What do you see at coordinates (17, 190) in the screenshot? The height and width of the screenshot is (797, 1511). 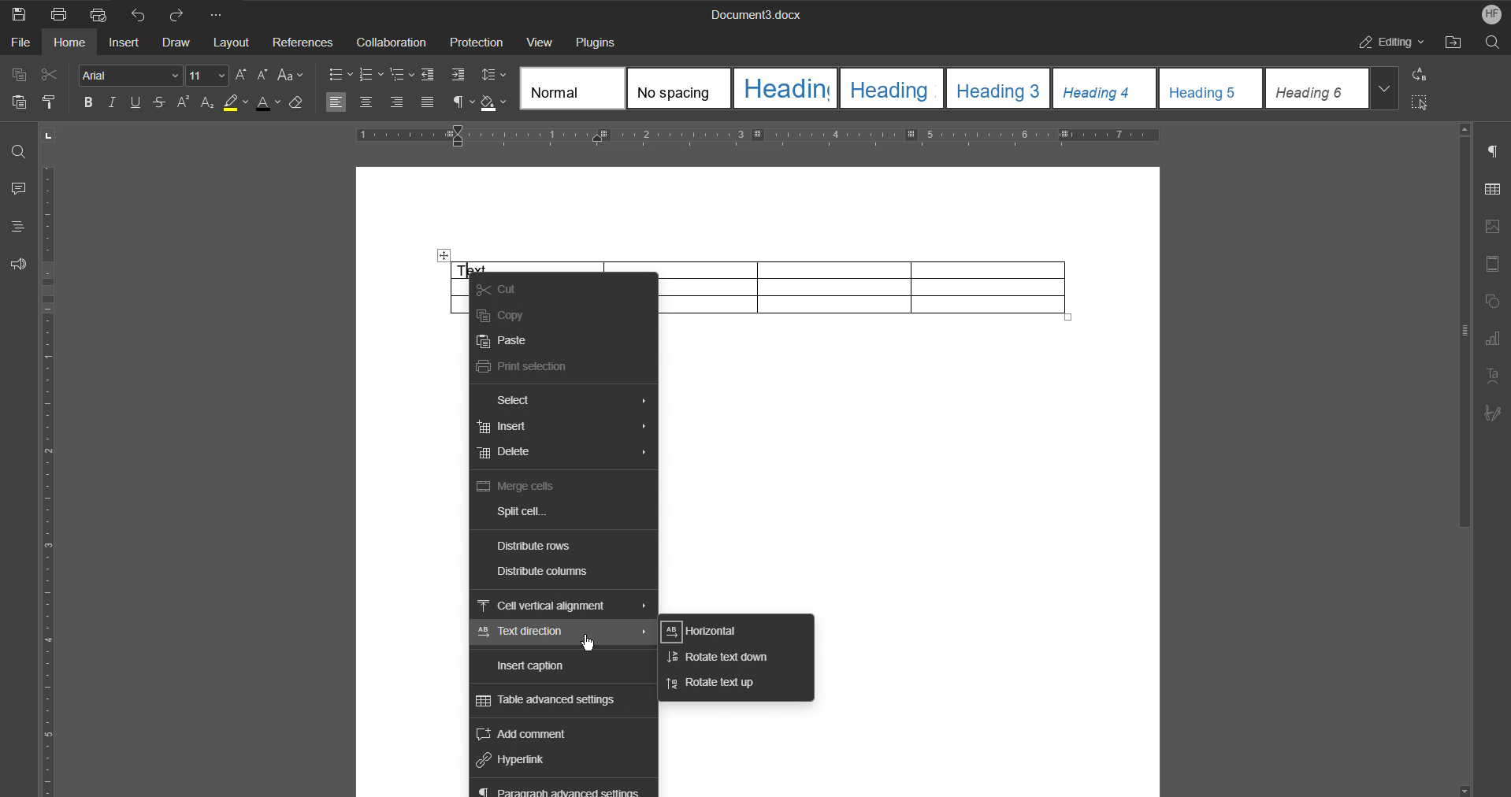 I see `Comment` at bounding box center [17, 190].